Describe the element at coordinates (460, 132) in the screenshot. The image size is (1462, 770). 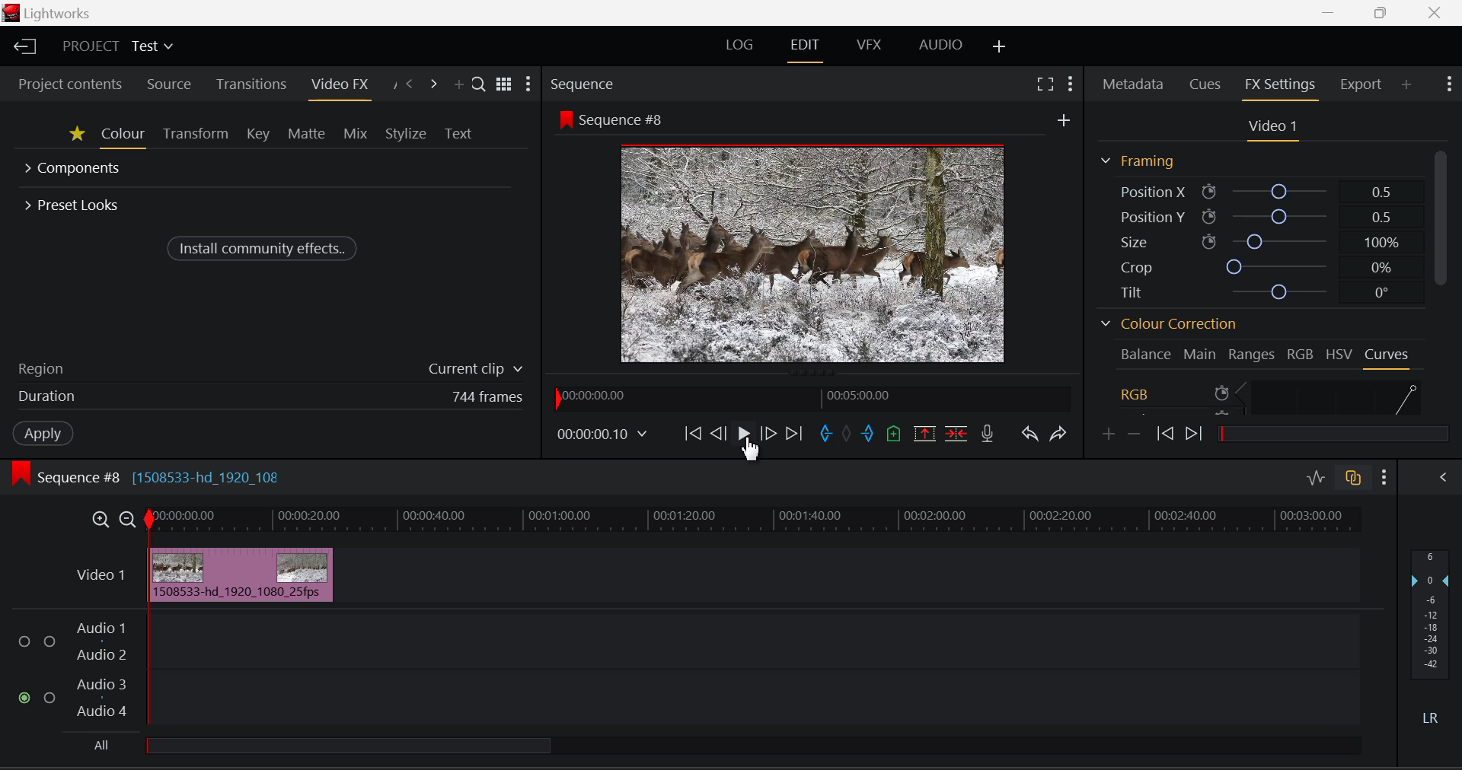
I see `Text` at that location.